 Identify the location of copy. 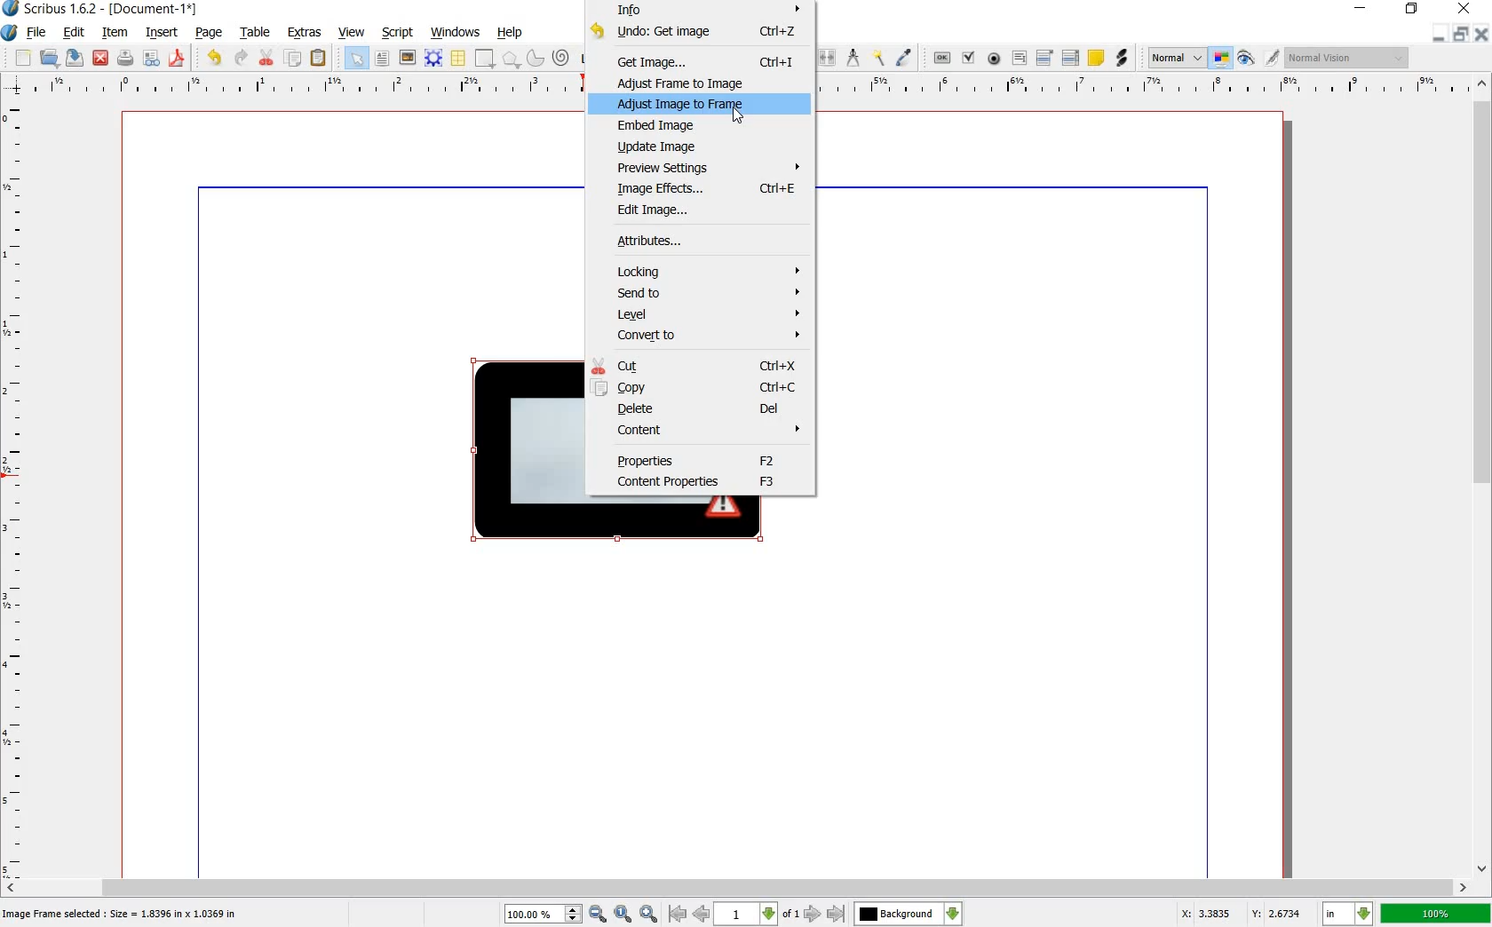
(294, 59).